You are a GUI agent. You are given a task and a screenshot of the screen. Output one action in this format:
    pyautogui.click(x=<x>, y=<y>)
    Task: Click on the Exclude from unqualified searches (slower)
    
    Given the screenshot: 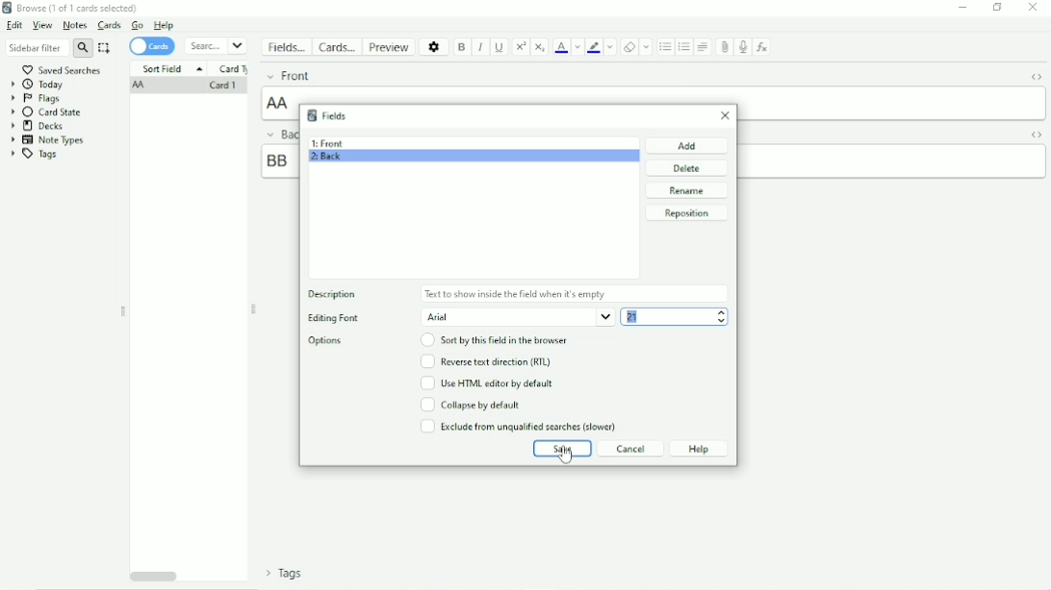 What is the action you would take?
    pyautogui.click(x=519, y=426)
    